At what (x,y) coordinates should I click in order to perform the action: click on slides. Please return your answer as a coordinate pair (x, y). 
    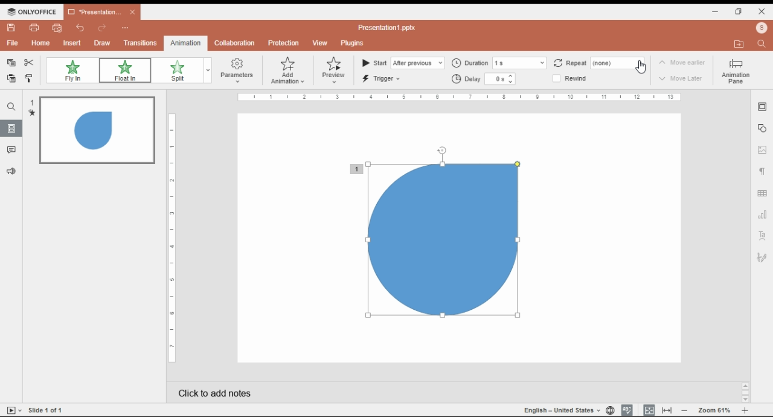
    Looking at the image, I should click on (13, 128).